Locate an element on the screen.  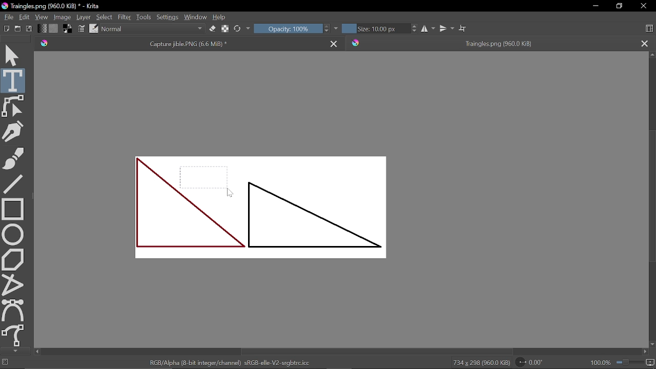
Close current tab is located at coordinates (335, 43).